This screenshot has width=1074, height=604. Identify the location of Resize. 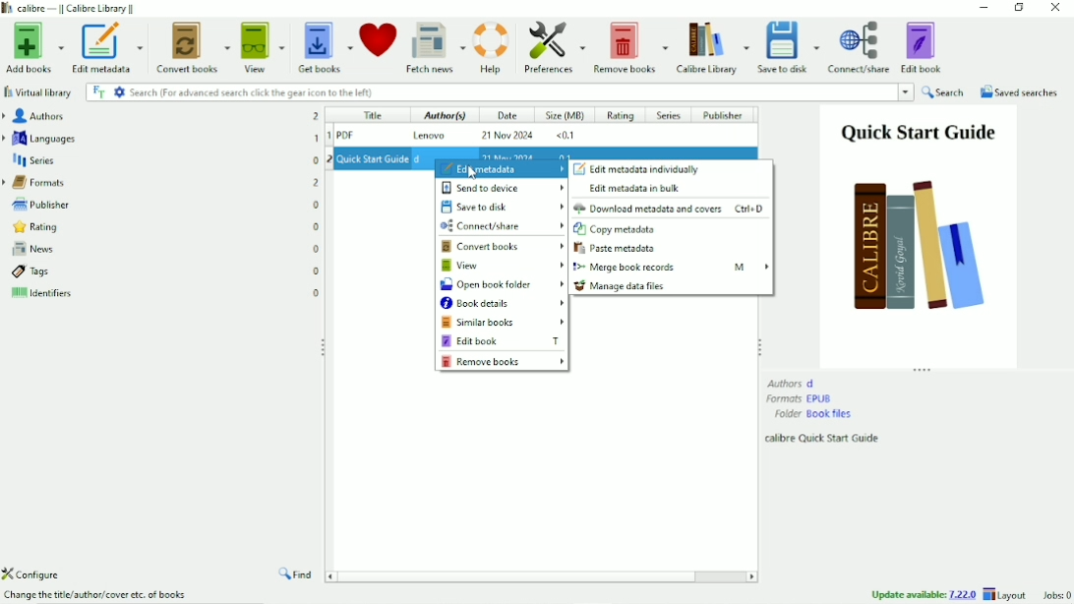
(924, 370).